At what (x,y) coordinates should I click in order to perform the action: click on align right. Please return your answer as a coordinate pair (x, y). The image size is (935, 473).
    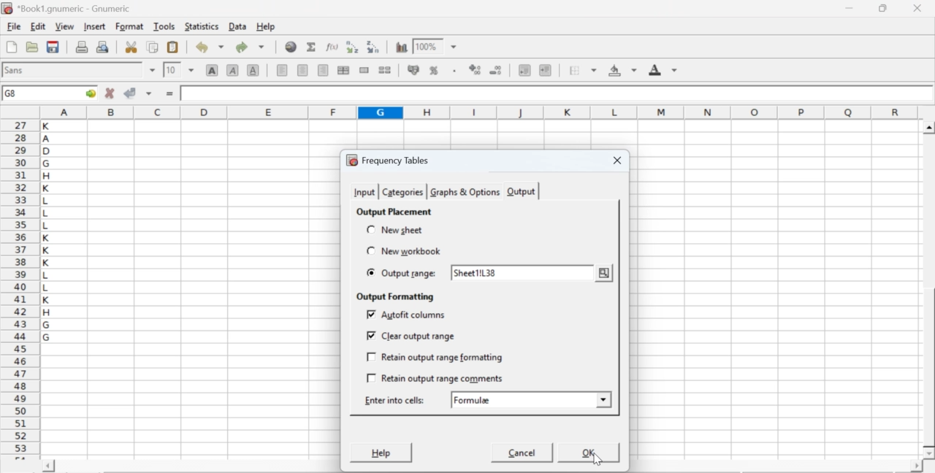
    Looking at the image, I should click on (323, 71).